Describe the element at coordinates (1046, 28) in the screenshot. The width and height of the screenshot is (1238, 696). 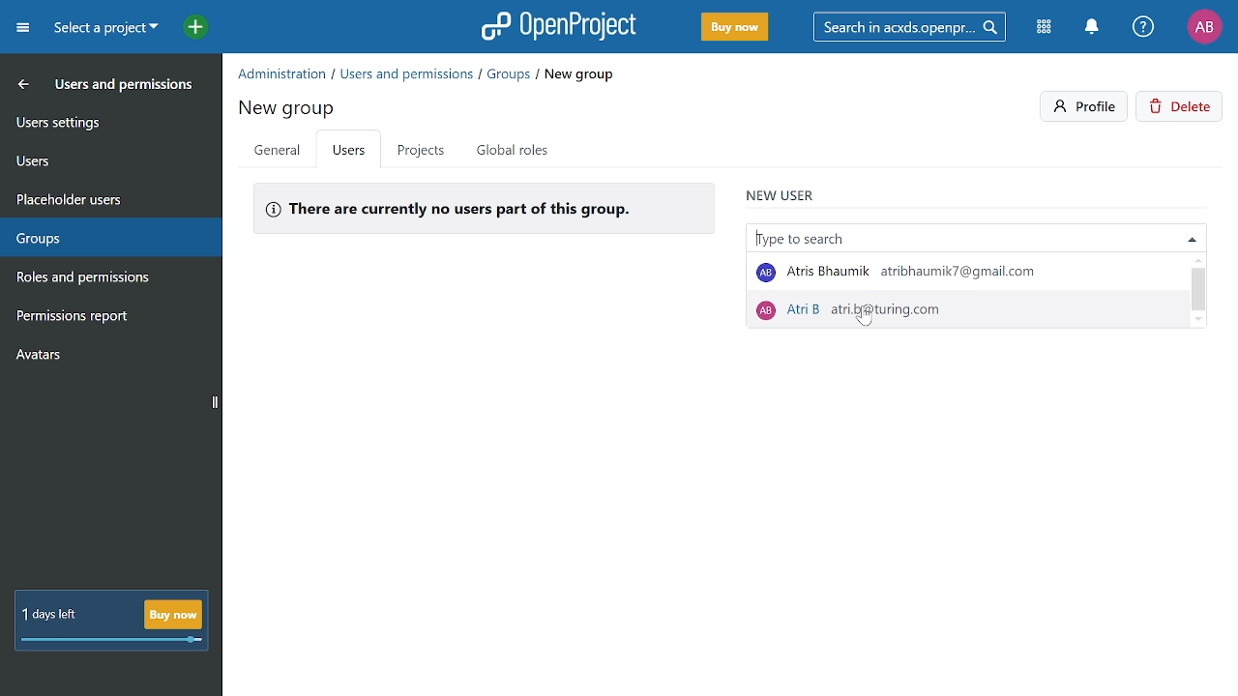
I see `Modules` at that location.